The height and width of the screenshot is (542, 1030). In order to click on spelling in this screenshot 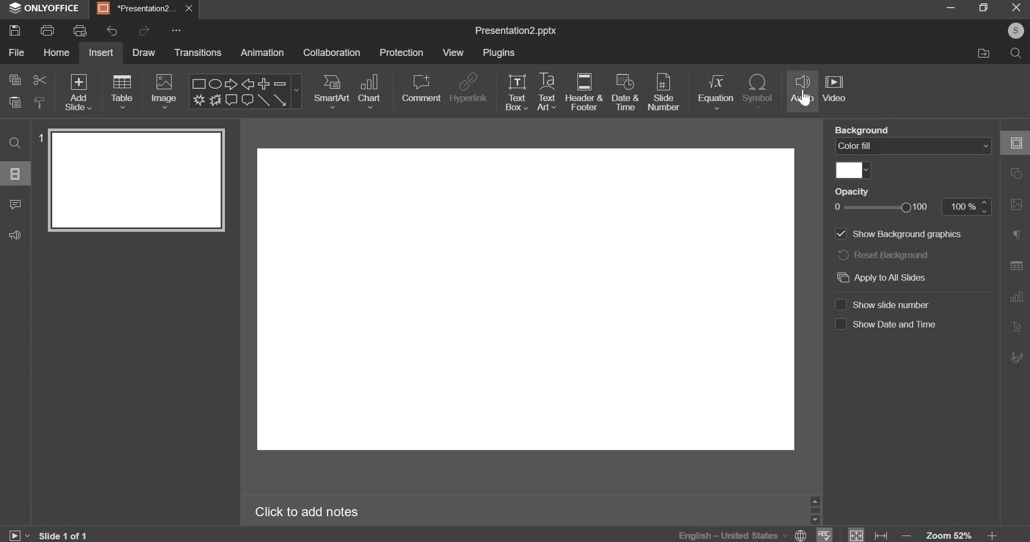, I will do `click(823, 534)`.